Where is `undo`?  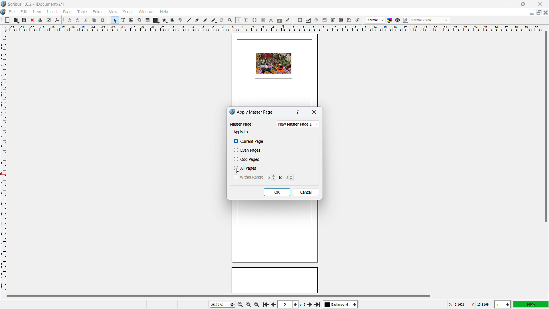 undo is located at coordinates (70, 20).